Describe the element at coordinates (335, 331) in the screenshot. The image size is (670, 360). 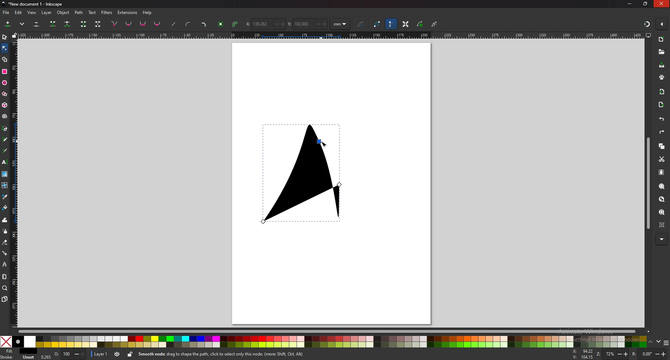
I see `scroll bar` at that location.